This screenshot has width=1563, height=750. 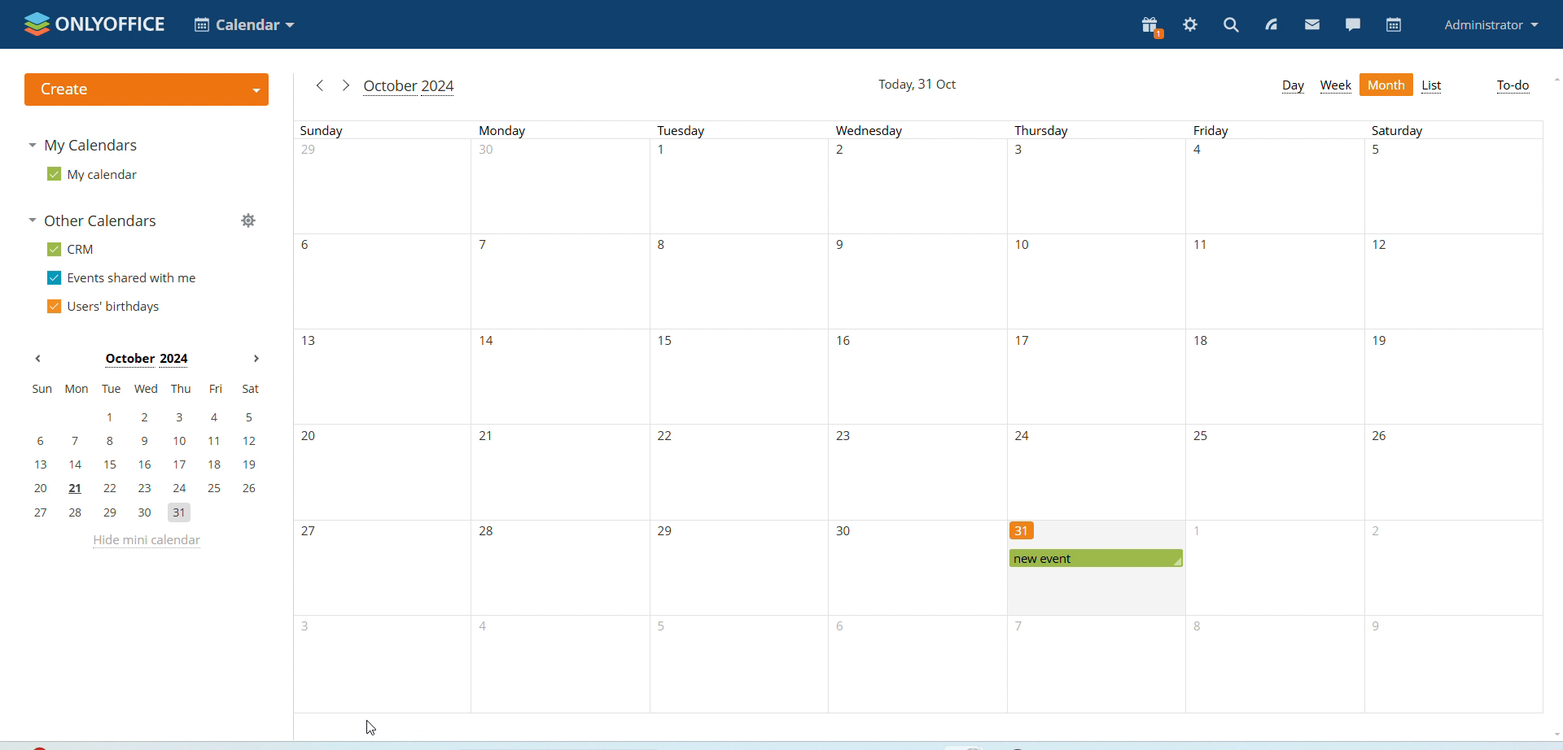 What do you see at coordinates (146, 543) in the screenshot?
I see `hide mini calendar` at bounding box center [146, 543].